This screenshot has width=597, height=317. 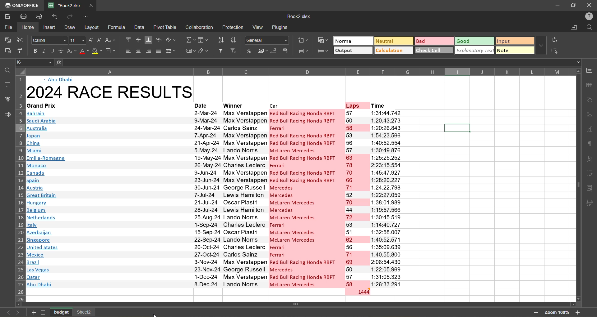 I want to click on font size, so click(x=78, y=40).